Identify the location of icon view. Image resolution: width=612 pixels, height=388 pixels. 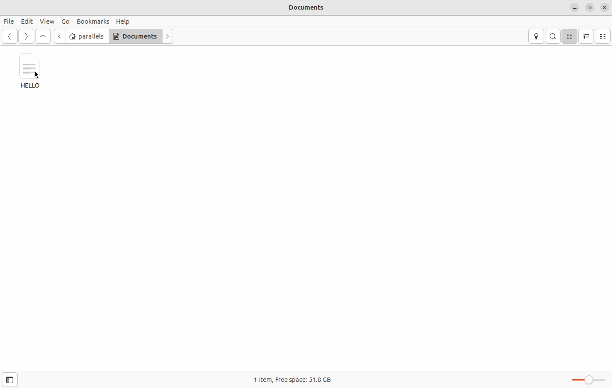
(570, 37).